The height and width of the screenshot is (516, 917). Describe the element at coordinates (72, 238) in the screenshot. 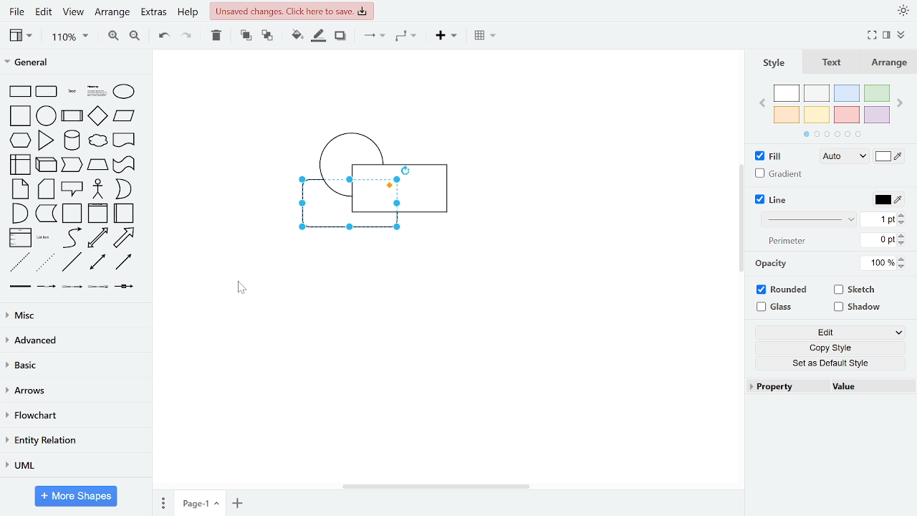

I see `curve` at that location.